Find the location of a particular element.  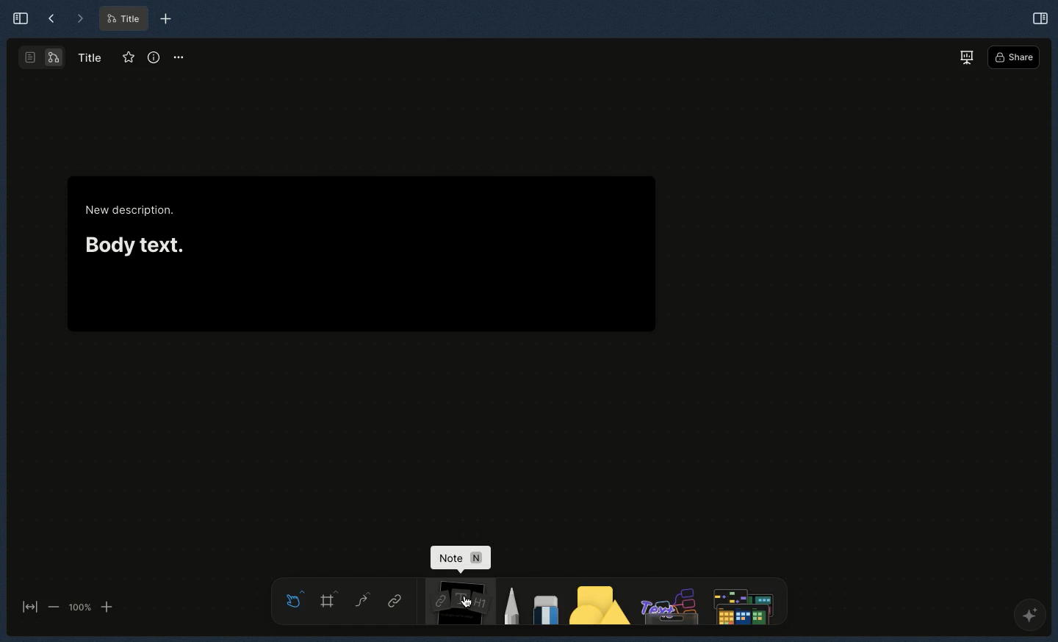

Options is located at coordinates (179, 57).